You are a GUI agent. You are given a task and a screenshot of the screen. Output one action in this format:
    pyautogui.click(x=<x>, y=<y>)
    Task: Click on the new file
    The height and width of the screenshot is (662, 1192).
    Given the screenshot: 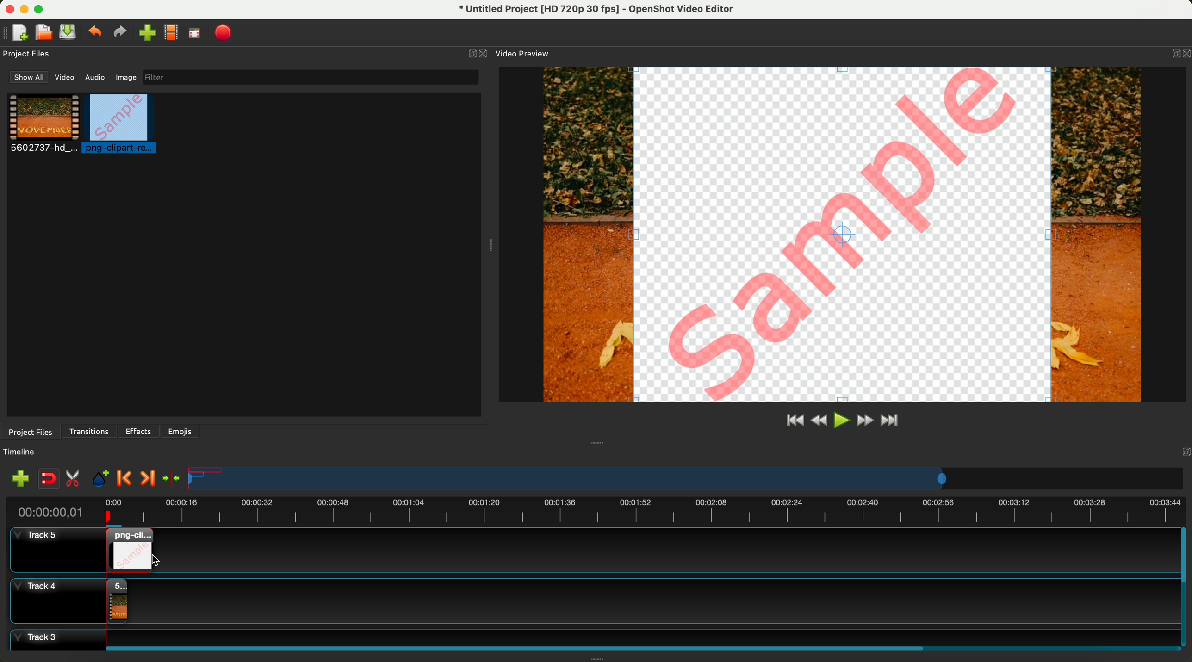 What is the action you would take?
    pyautogui.click(x=17, y=33)
    